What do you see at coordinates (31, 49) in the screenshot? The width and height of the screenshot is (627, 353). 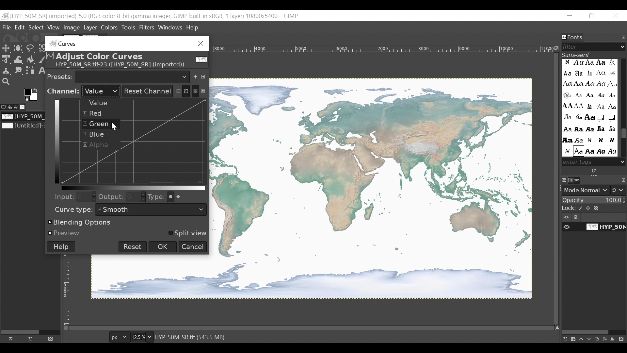 I see `Free To` at bounding box center [31, 49].